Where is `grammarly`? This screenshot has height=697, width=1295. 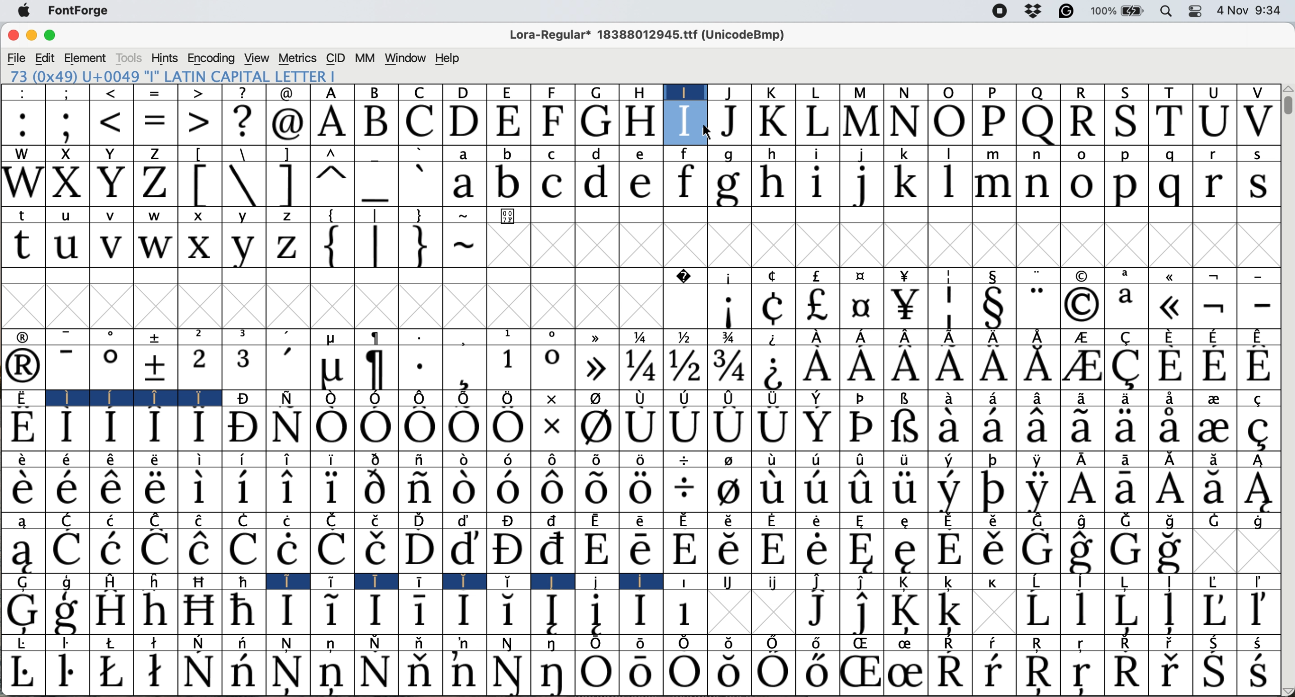
grammarly is located at coordinates (1071, 12).